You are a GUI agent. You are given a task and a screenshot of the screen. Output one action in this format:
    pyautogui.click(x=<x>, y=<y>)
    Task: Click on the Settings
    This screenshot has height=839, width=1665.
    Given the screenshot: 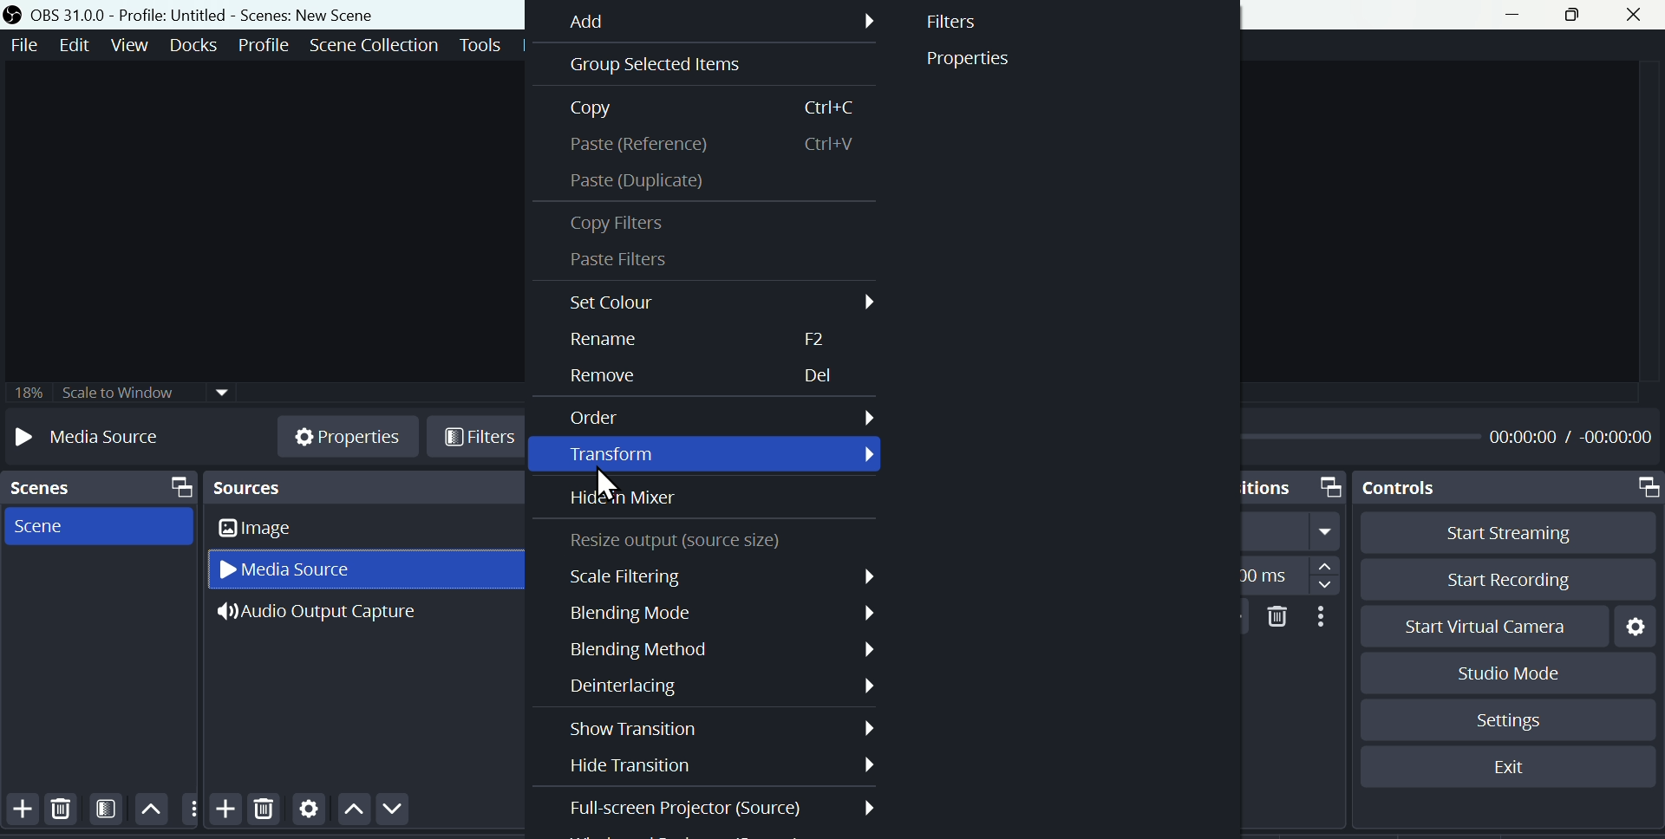 What is the action you would take?
    pyautogui.click(x=308, y=813)
    